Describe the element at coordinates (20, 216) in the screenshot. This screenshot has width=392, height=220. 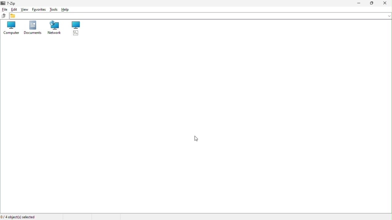
I see `Four object selected` at that location.